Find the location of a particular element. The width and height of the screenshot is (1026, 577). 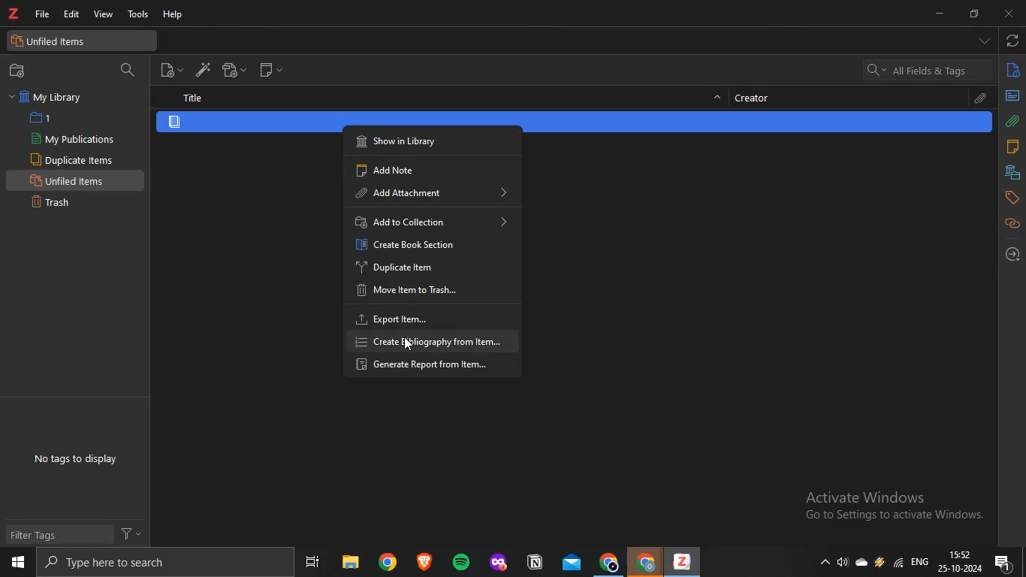

My Library is located at coordinates (48, 97).